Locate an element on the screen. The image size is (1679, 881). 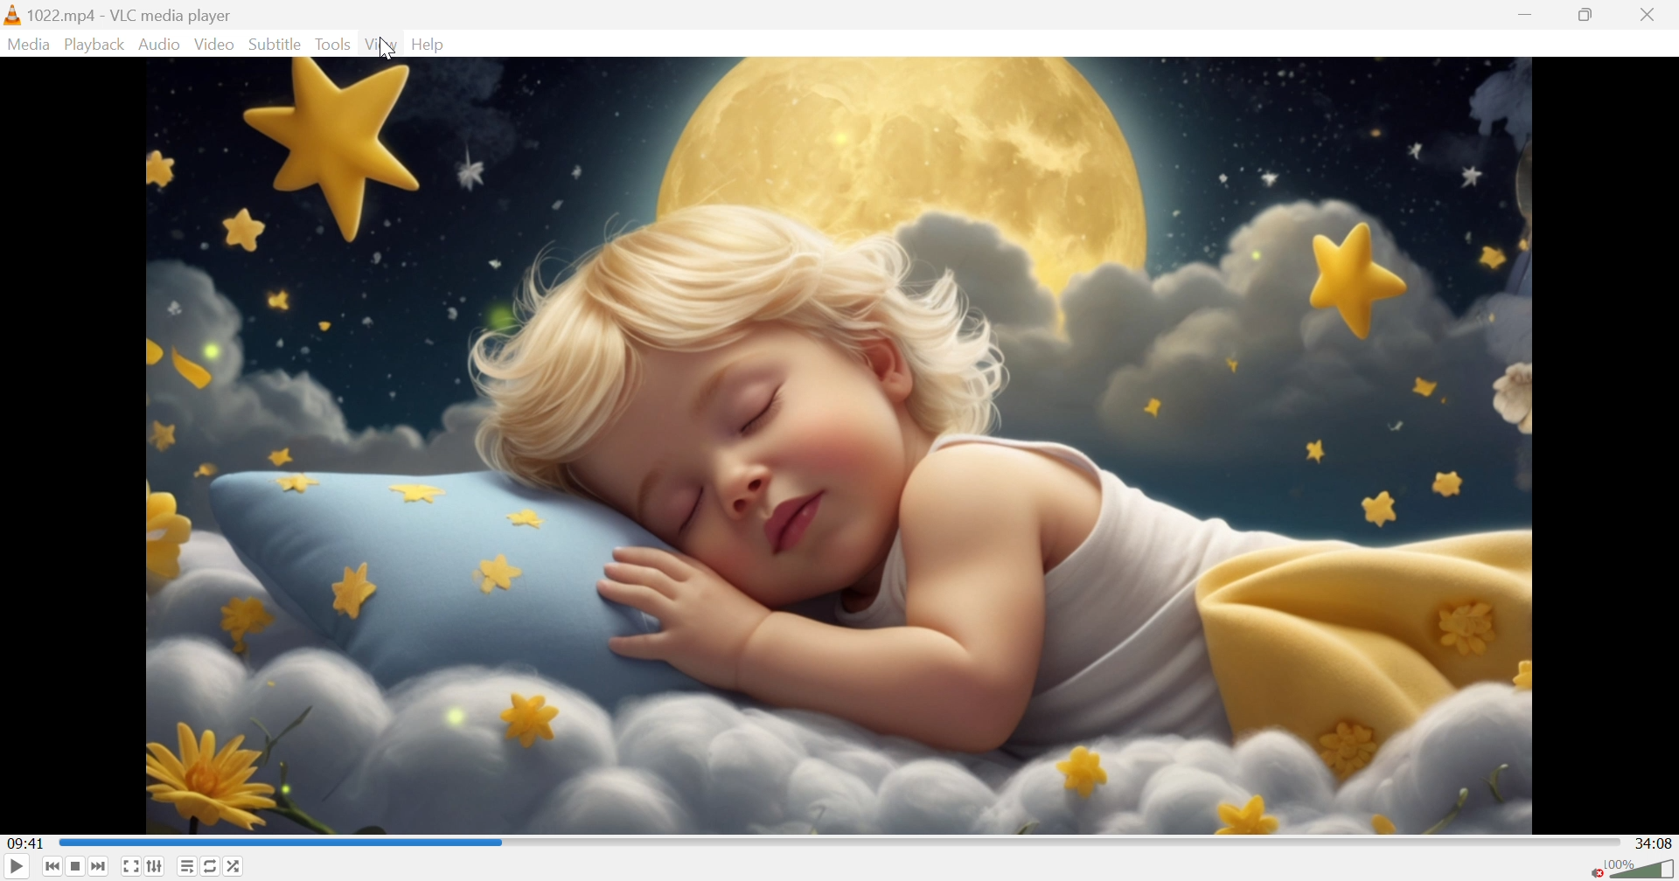
Previous media in the playlist, skip backward when held is located at coordinates (53, 868).